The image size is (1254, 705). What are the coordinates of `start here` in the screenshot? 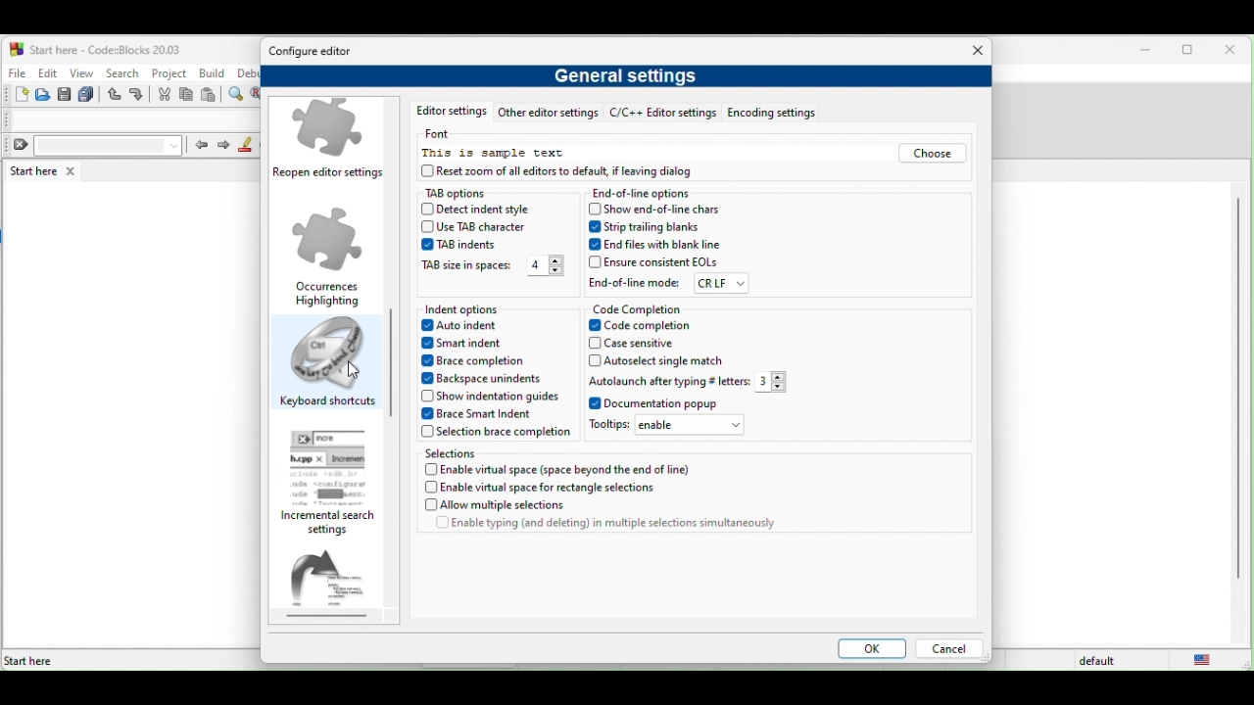 It's located at (46, 170).